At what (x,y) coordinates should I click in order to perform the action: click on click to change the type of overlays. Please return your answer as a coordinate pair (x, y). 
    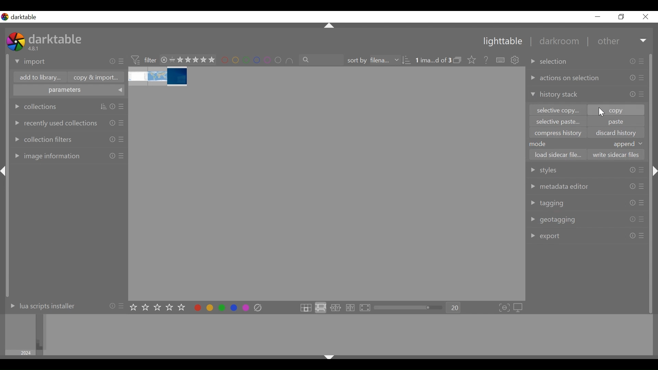
    Looking at the image, I should click on (470, 59).